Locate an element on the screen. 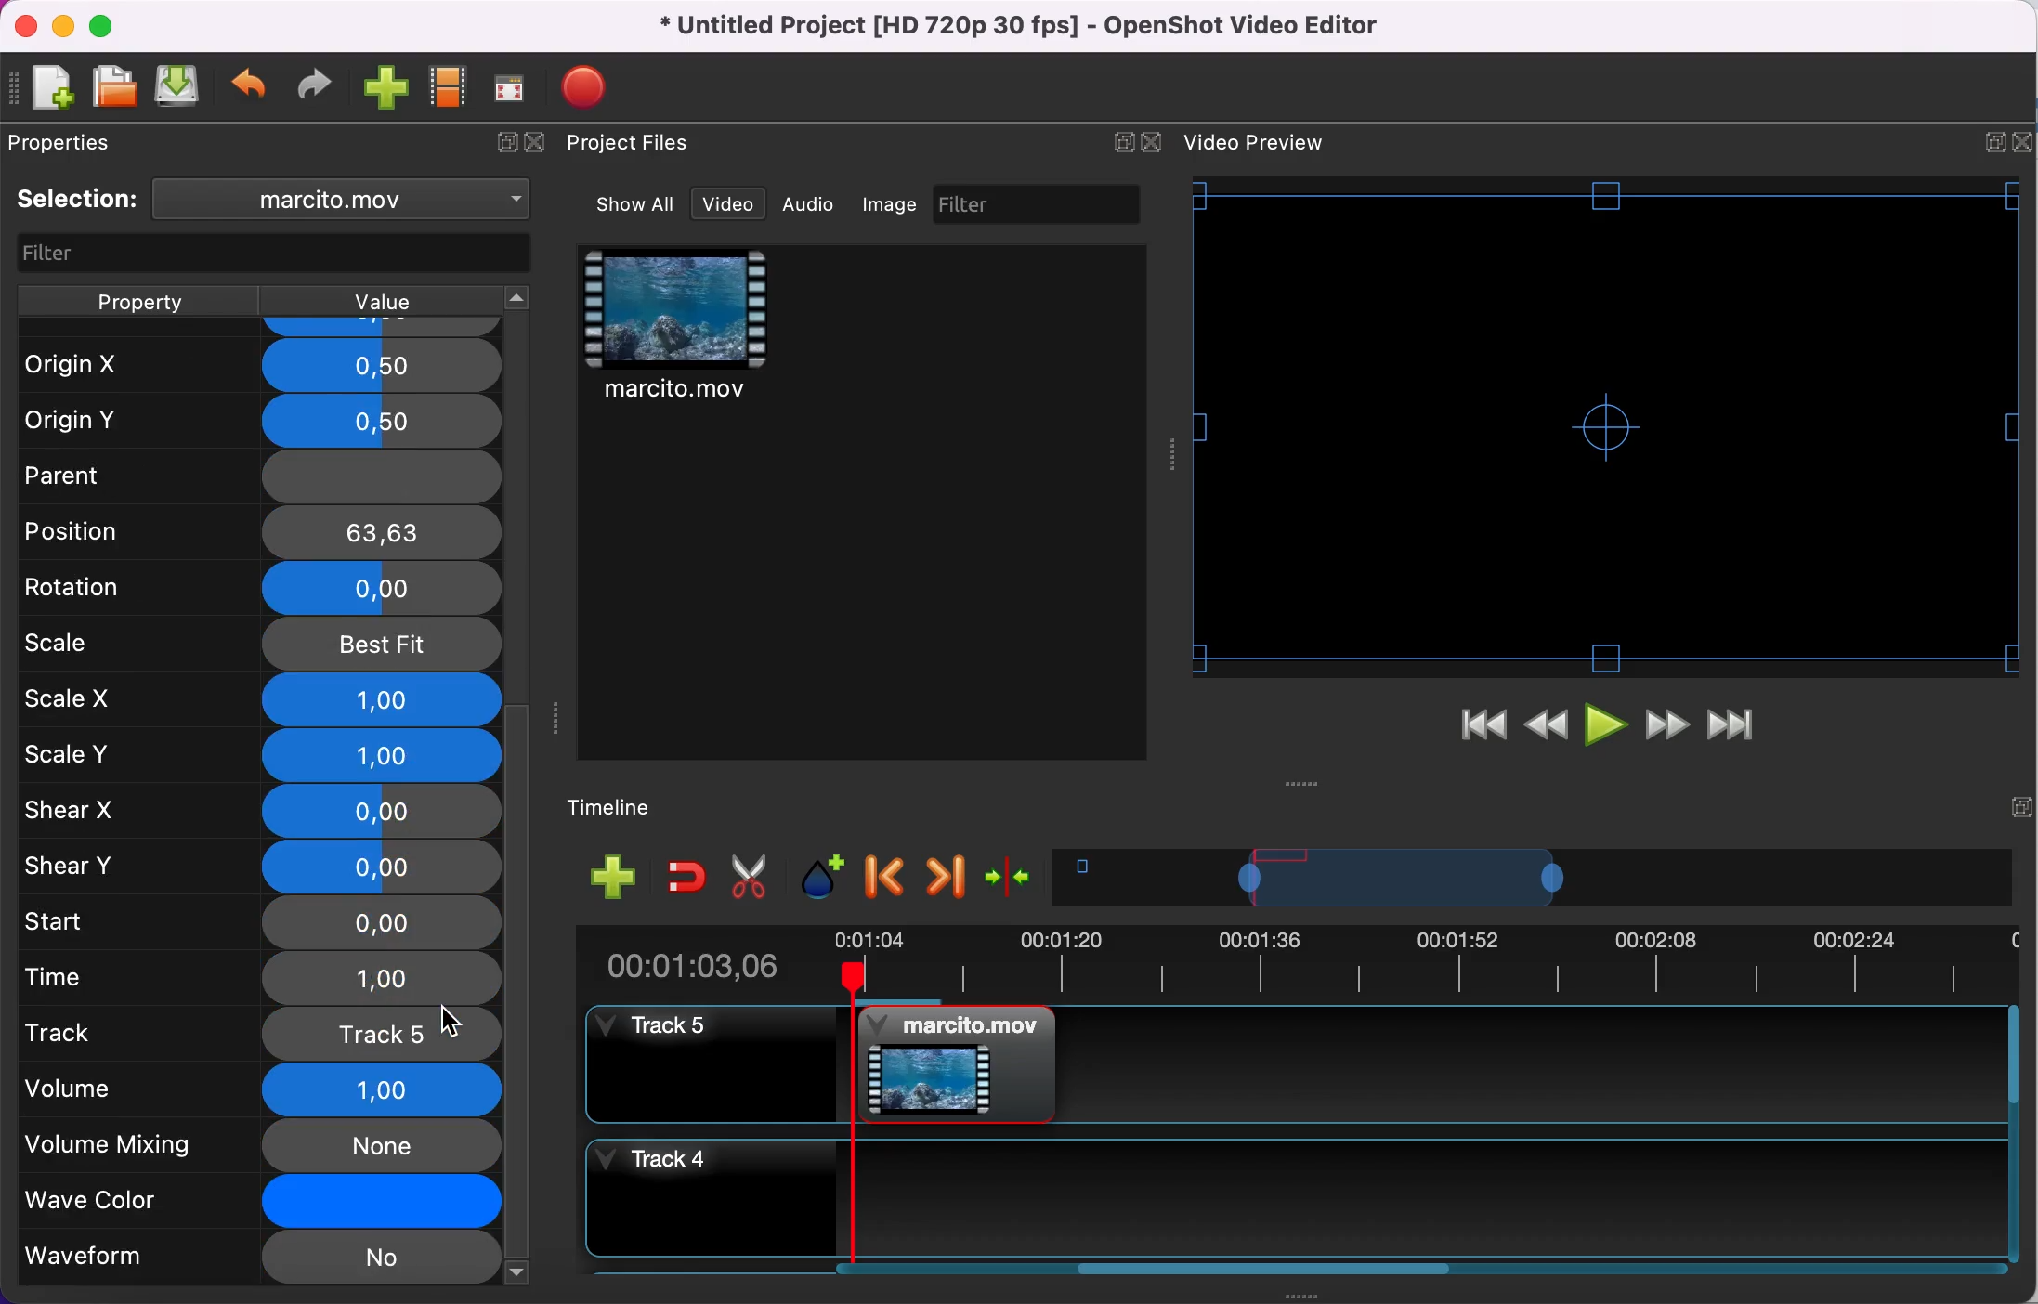  show all is located at coordinates (637, 204).